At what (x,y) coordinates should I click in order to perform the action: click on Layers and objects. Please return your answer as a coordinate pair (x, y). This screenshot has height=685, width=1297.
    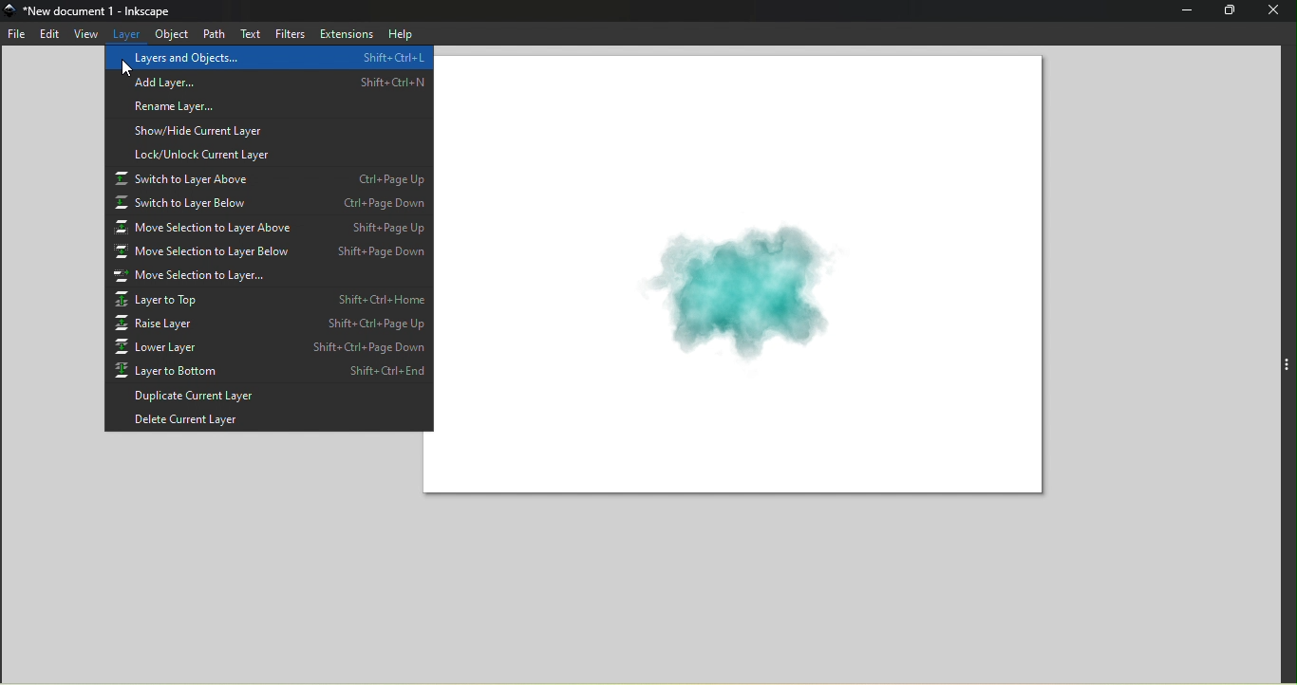
    Looking at the image, I should click on (267, 58).